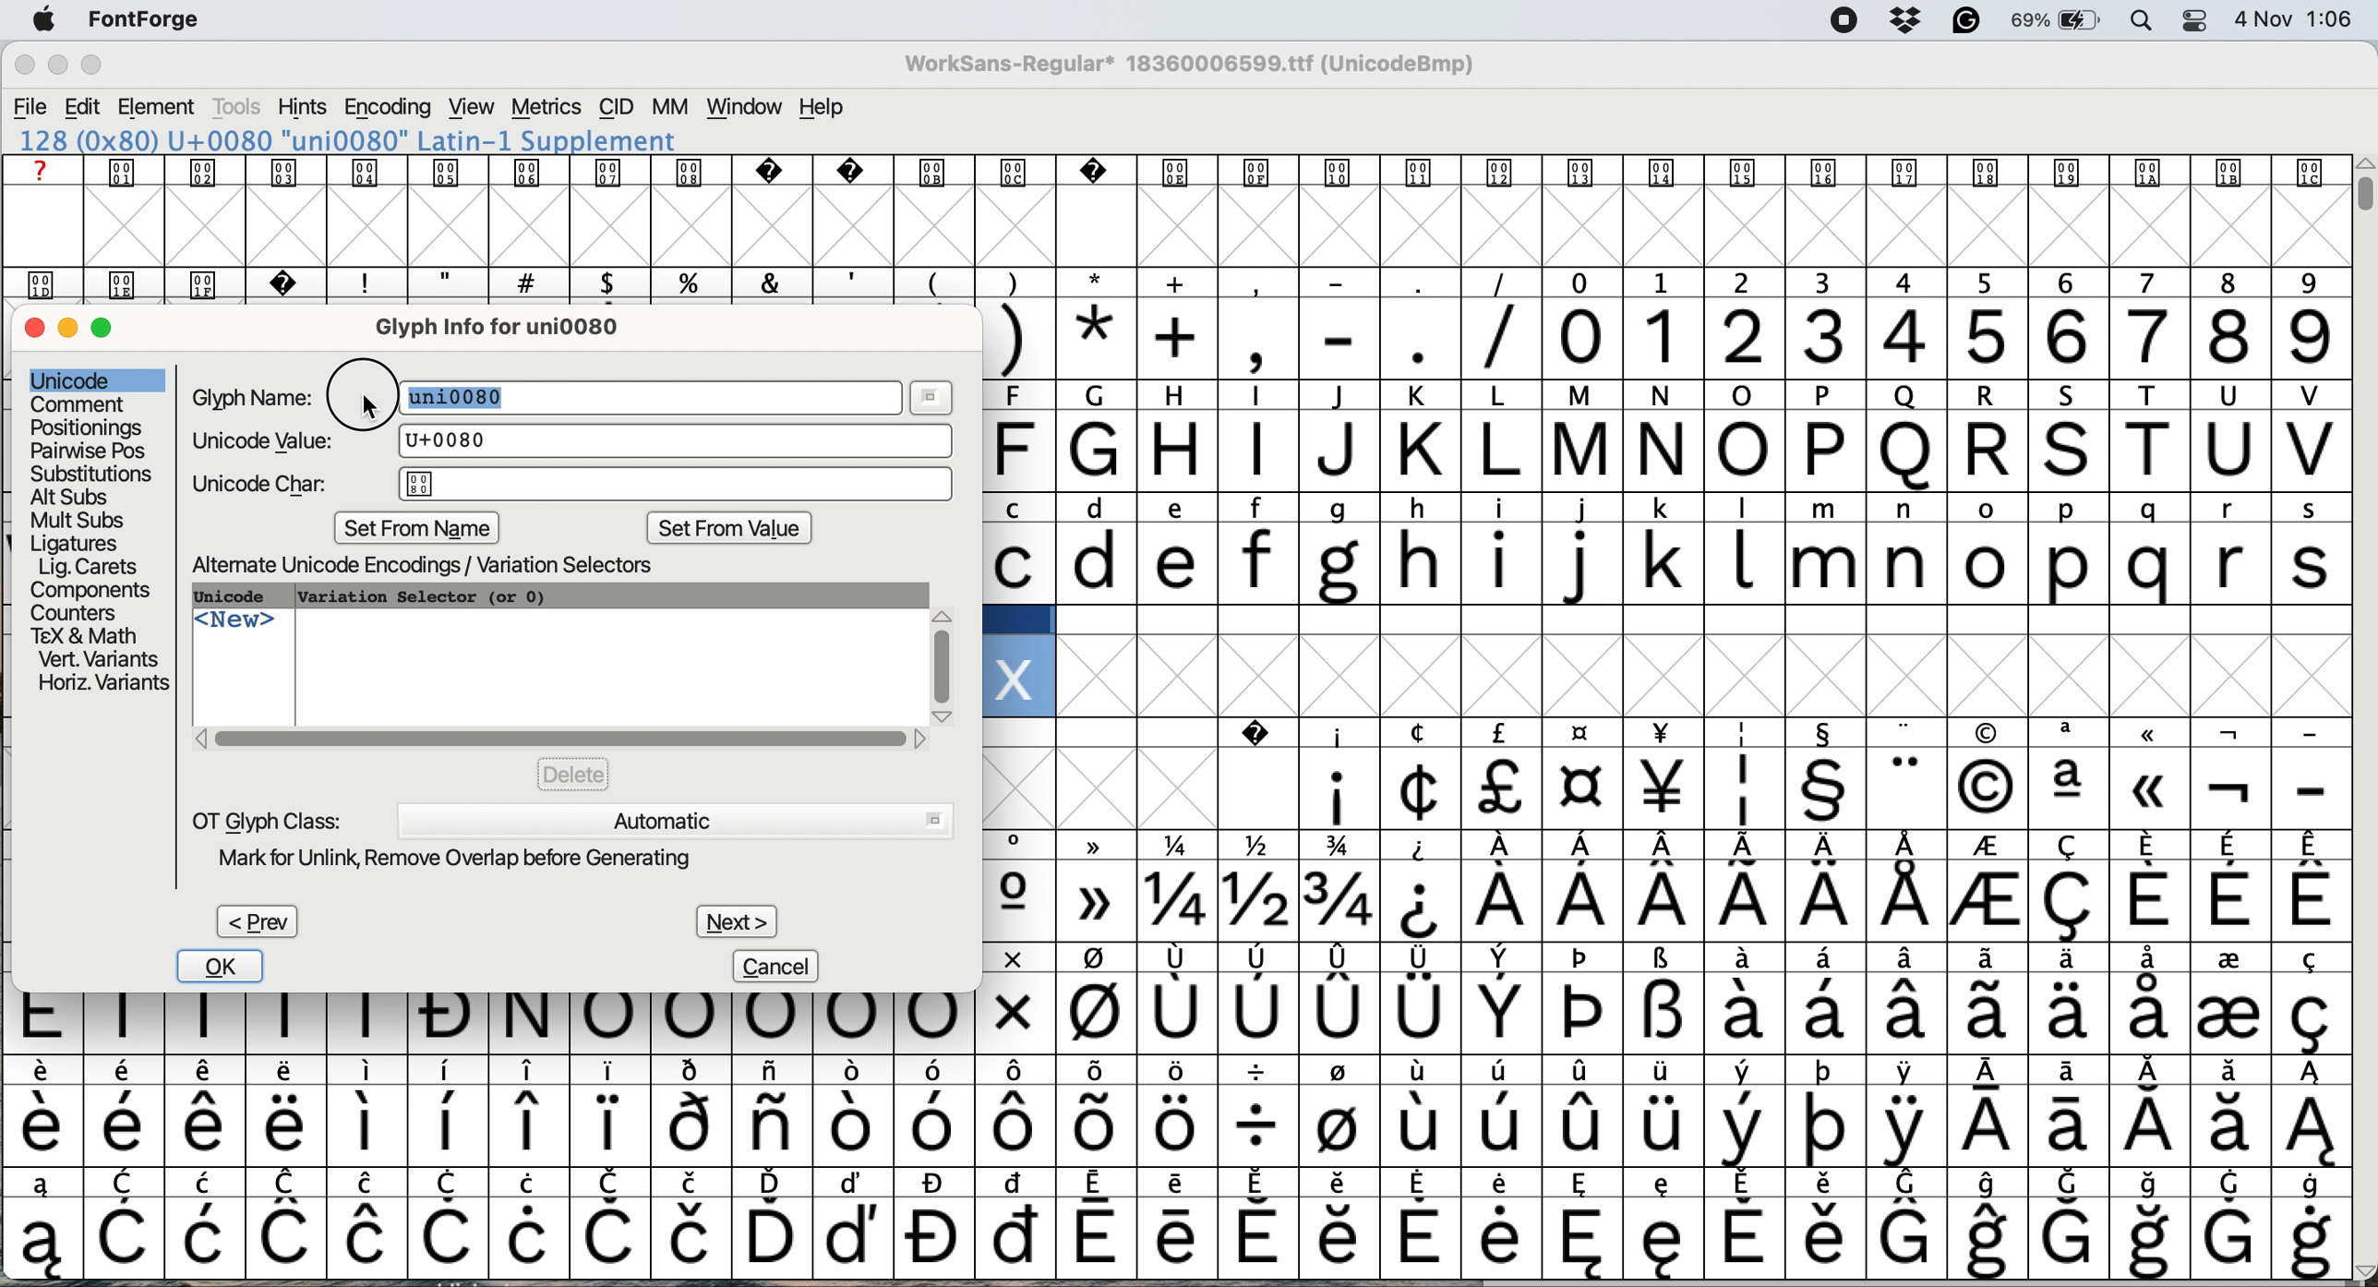 The image size is (2378, 1287). I want to click on close, so click(24, 67).